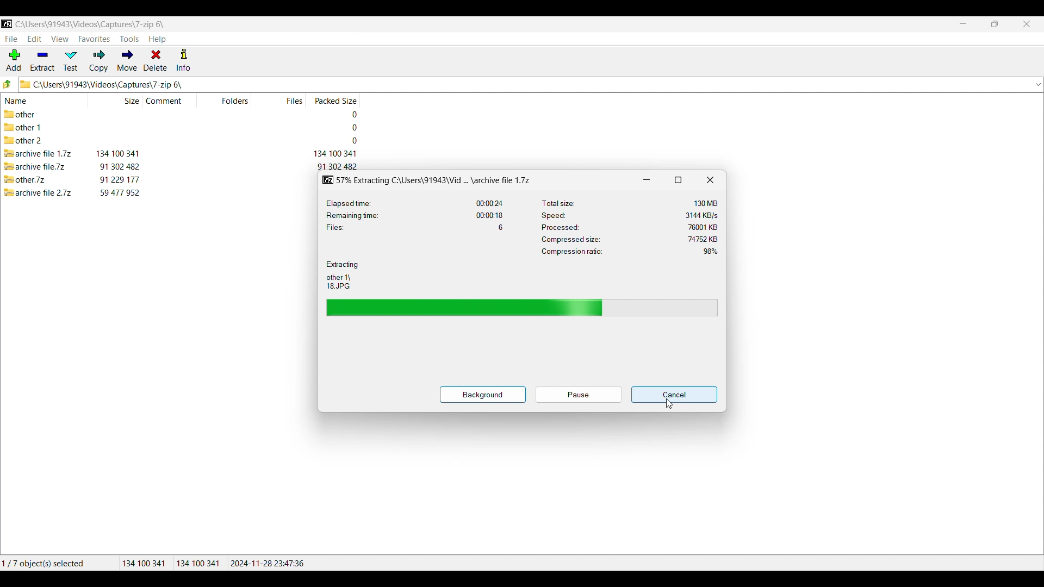 The width and height of the screenshot is (1044, 587). Describe the element at coordinates (35, 39) in the screenshot. I see `Edit menu` at that location.